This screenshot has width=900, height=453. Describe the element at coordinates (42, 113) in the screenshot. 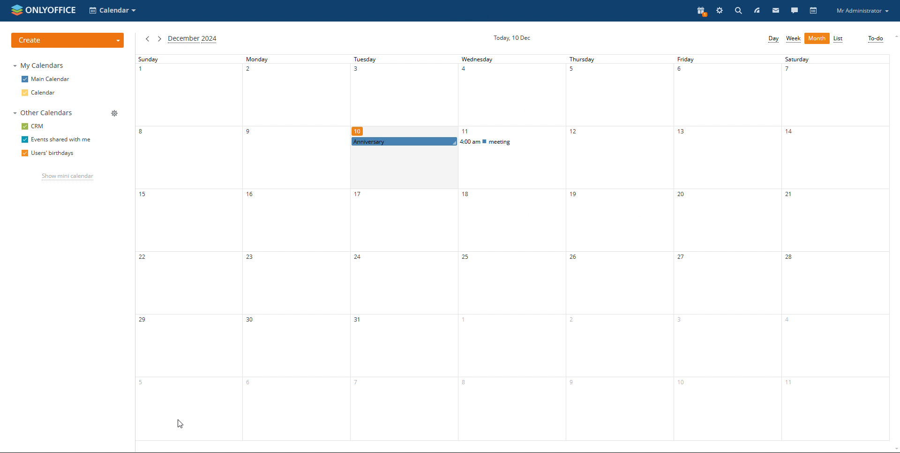

I see `other calendar` at that location.